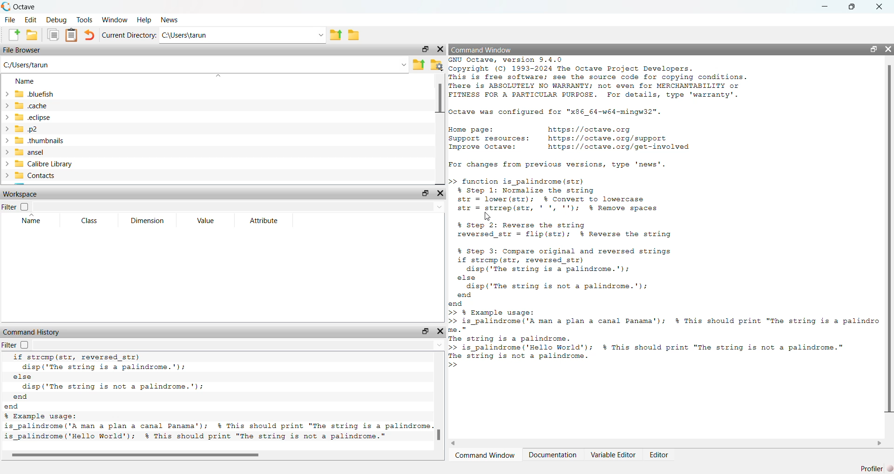  What do you see at coordinates (888, 48) in the screenshot?
I see `hide widget` at bounding box center [888, 48].